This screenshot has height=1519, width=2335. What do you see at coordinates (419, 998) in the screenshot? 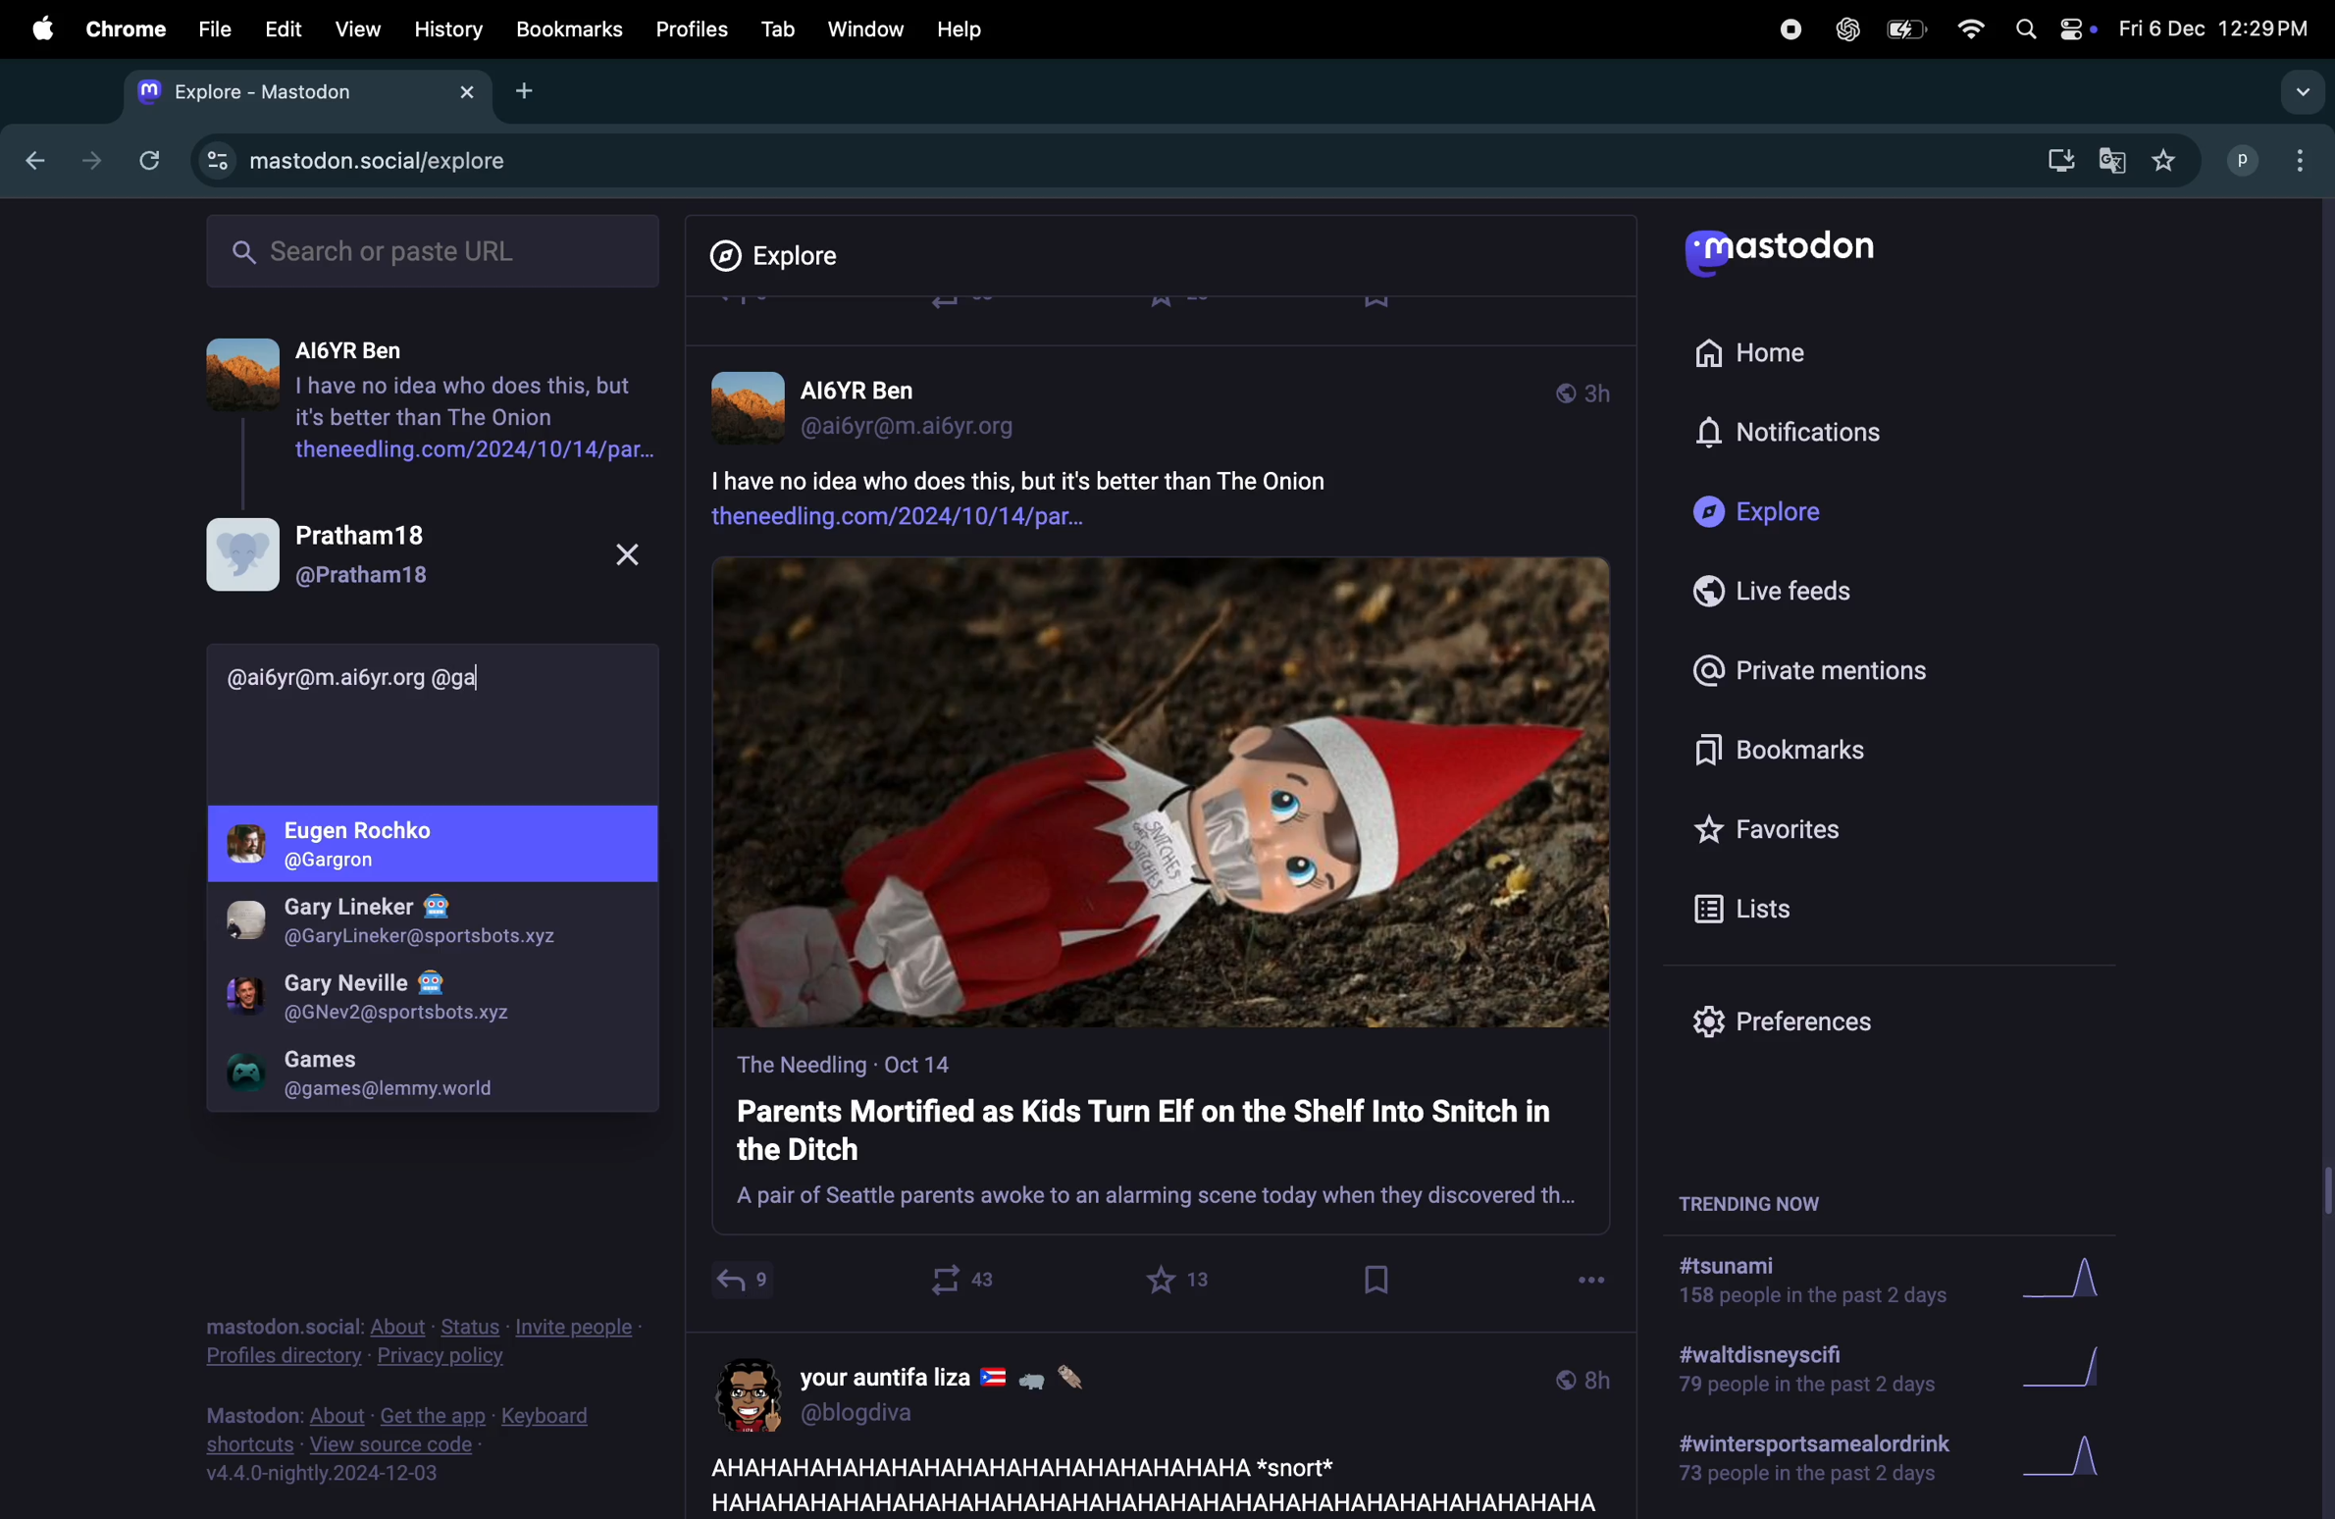
I see `user profile` at bounding box center [419, 998].